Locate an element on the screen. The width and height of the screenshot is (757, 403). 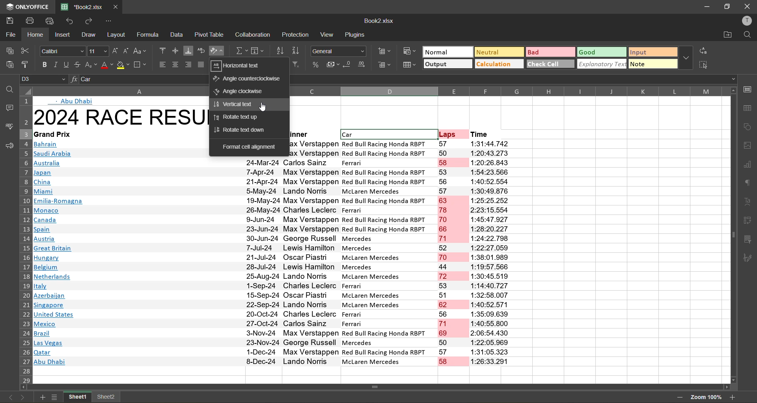
format cell alignment is located at coordinates (249, 147).